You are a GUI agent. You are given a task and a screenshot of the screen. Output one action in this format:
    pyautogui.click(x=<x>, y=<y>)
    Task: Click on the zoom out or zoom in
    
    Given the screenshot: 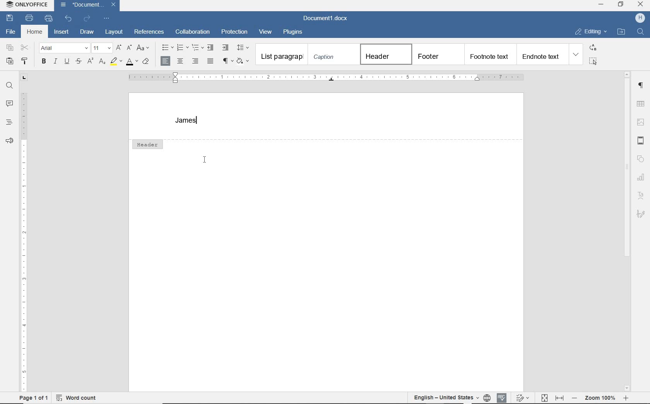 What is the action you would take?
    pyautogui.click(x=601, y=397)
    